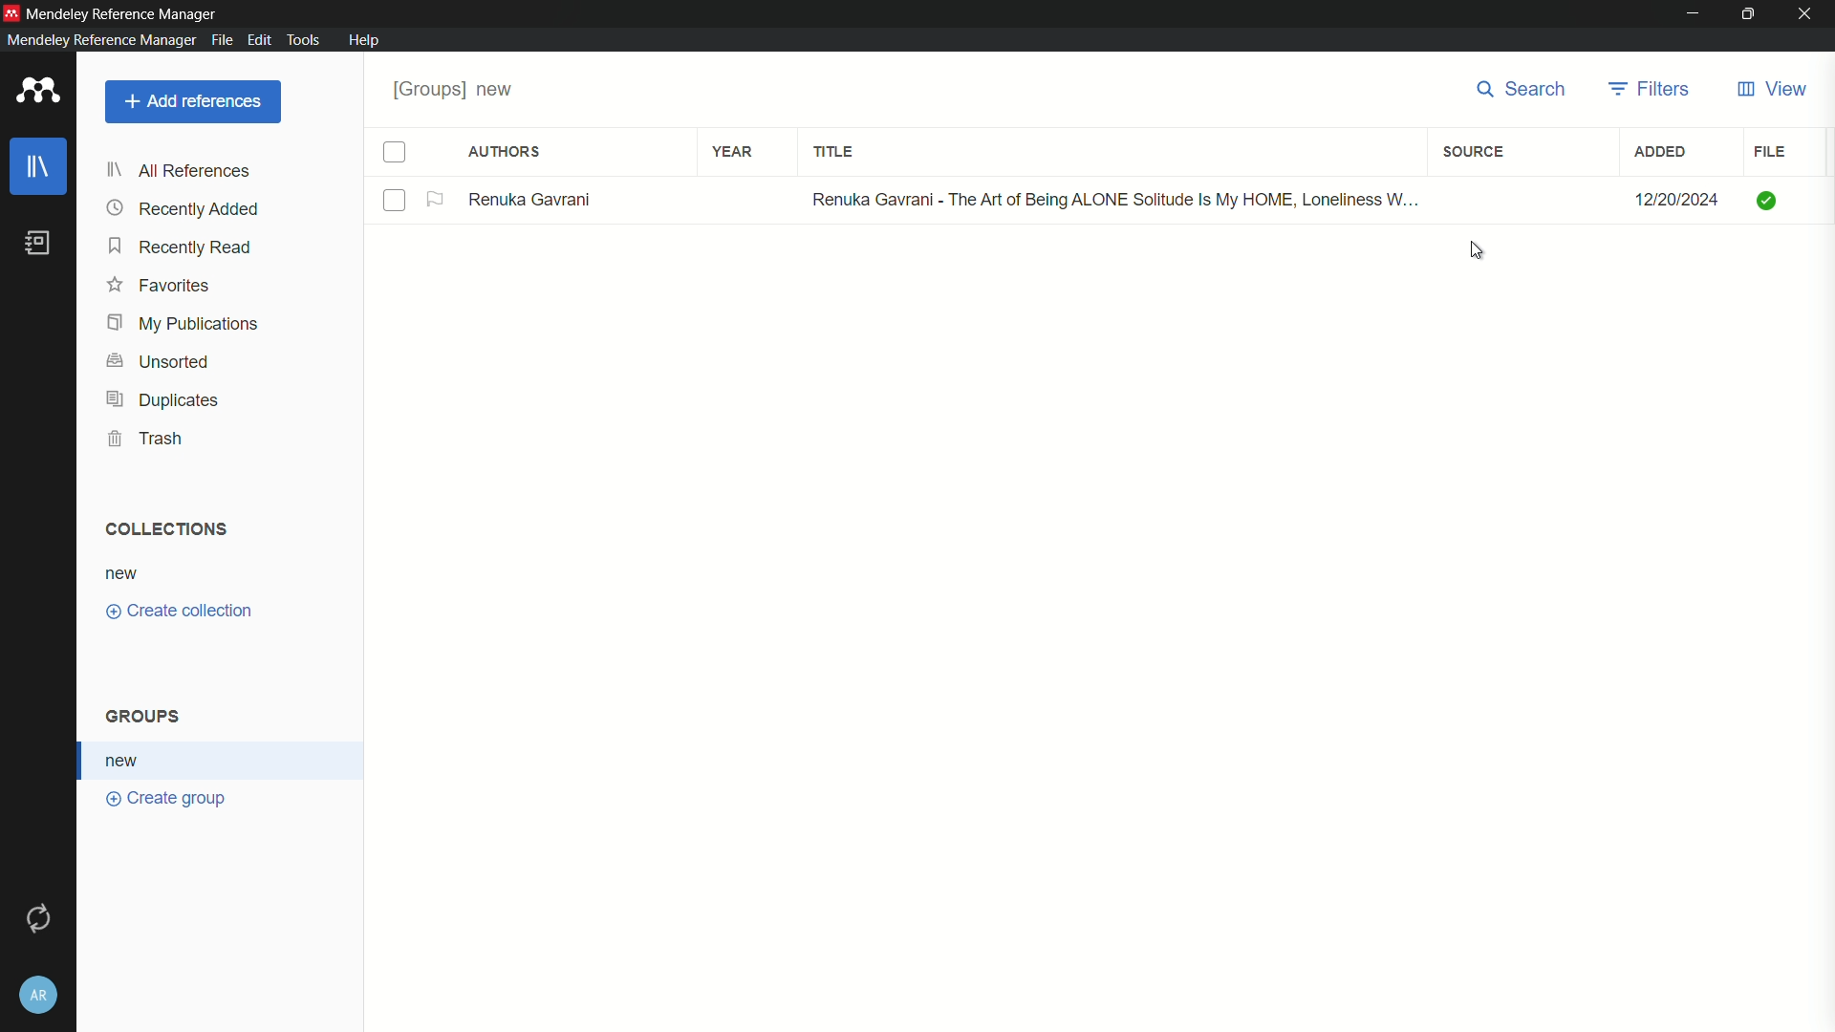  What do you see at coordinates (178, 173) in the screenshot?
I see `all references` at bounding box center [178, 173].